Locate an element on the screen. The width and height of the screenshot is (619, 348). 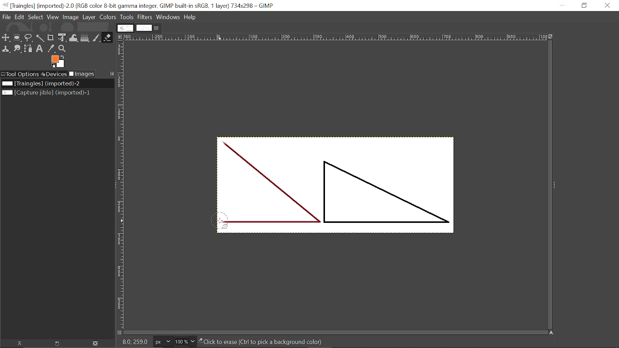
Unified transform tool is located at coordinates (61, 38).